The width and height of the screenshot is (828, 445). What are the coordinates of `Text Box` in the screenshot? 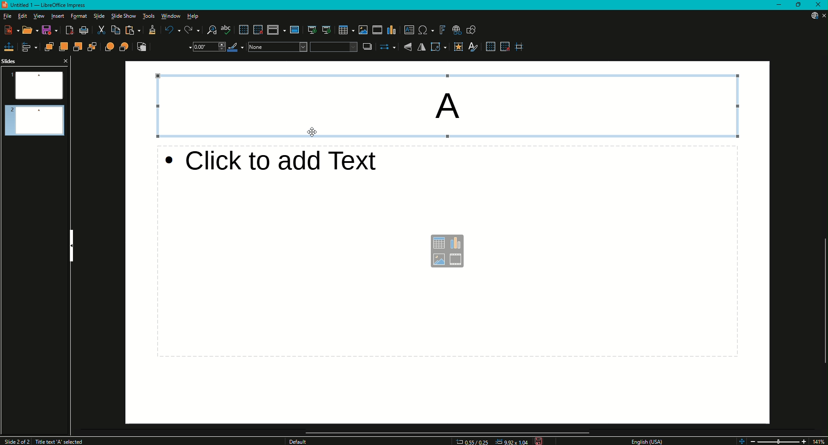 It's located at (452, 107).